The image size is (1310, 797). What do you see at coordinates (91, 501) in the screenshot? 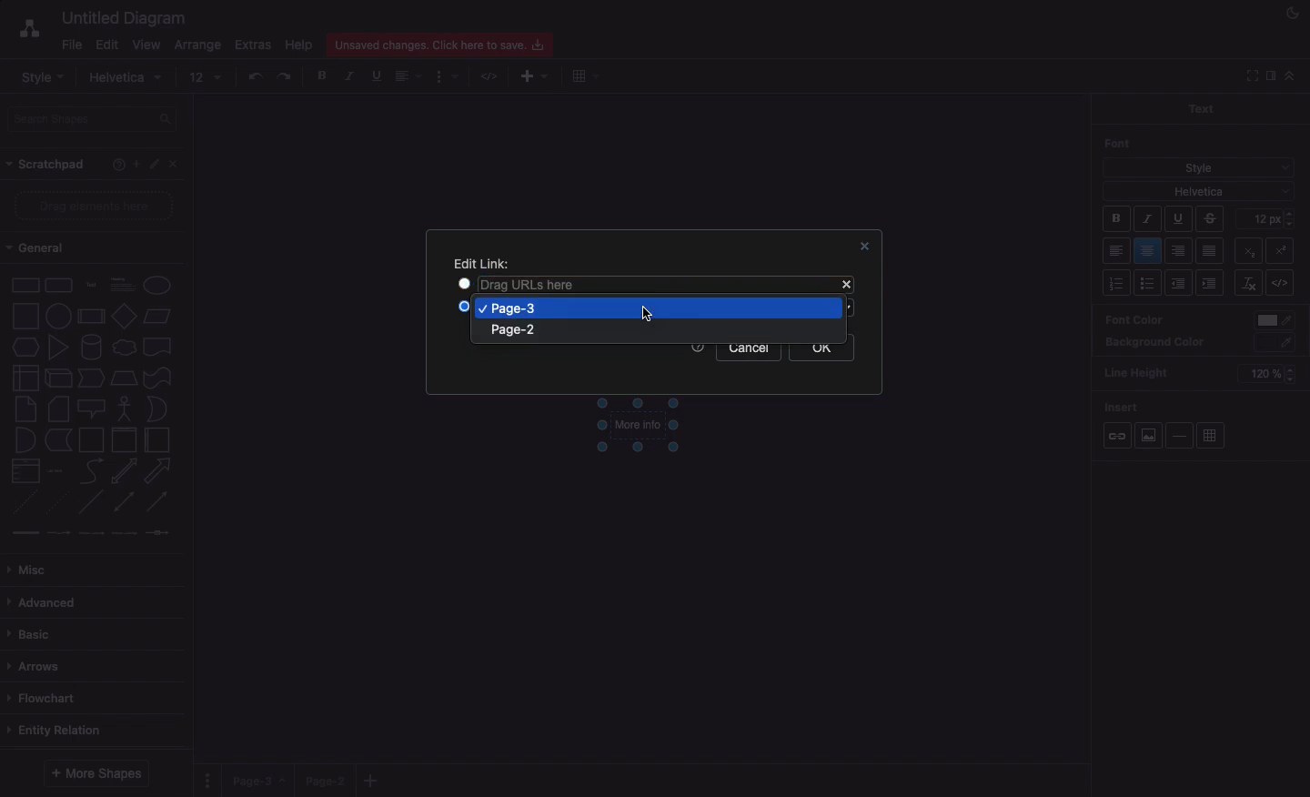
I see `Line` at bounding box center [91, 501].